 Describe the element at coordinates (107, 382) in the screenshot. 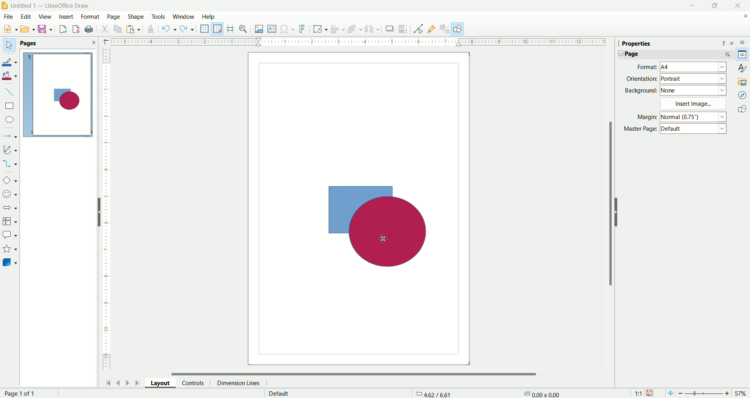

I see `to first page` at that location.